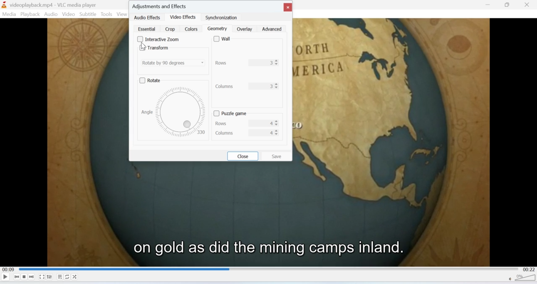  What do you see at coordinates (145, 29) in the screenshot?
I see `essential` at bounding box center [145, 29].